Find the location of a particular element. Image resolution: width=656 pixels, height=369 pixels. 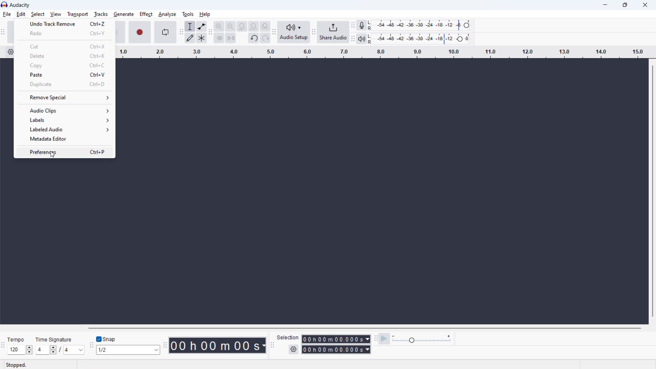

paste is located at coordinates (65, 75).